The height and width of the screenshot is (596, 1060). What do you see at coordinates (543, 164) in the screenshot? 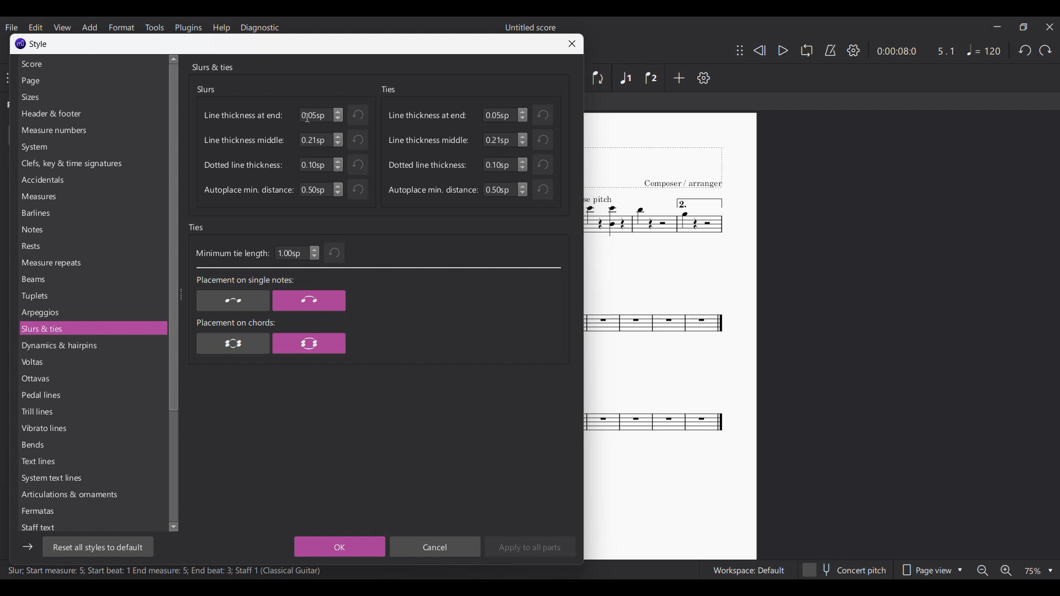
I see `Undo` at bounding box center [543, 164].